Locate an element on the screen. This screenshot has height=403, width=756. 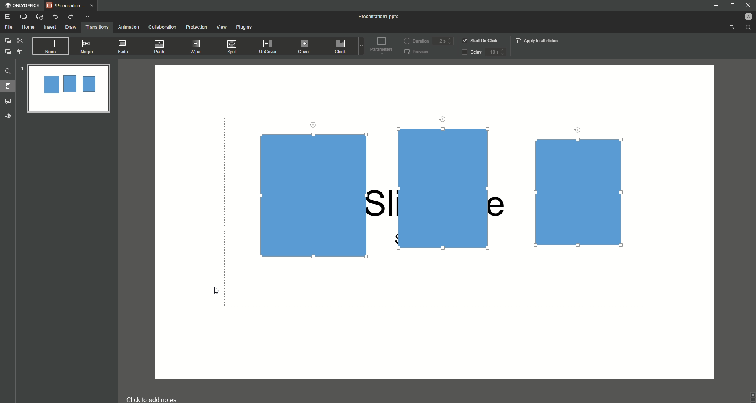
Tab 1 is located at coordinates (72, 6).